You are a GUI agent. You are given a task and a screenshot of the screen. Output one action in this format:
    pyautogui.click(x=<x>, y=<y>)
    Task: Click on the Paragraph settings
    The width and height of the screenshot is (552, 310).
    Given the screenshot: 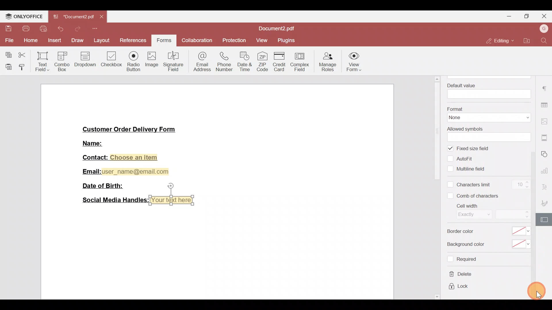 What is the action you would take?
    pyautogui.click(x=545, y=89)
    